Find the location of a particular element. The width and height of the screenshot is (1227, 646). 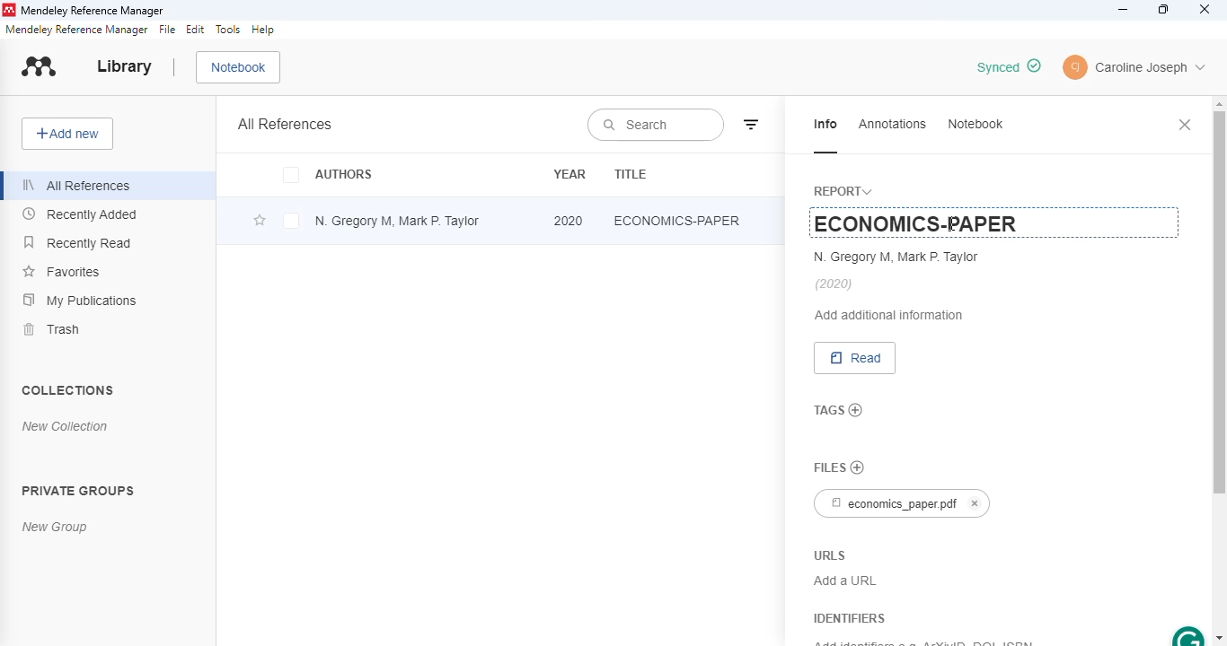

annotations is located at coordinates (894, 124).